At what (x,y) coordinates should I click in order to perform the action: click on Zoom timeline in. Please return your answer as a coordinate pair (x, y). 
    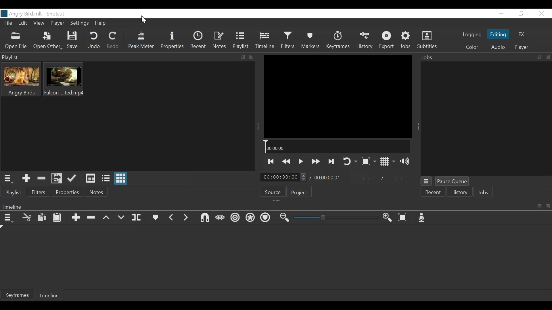
    Looking at the image, I should click on (388, 218).